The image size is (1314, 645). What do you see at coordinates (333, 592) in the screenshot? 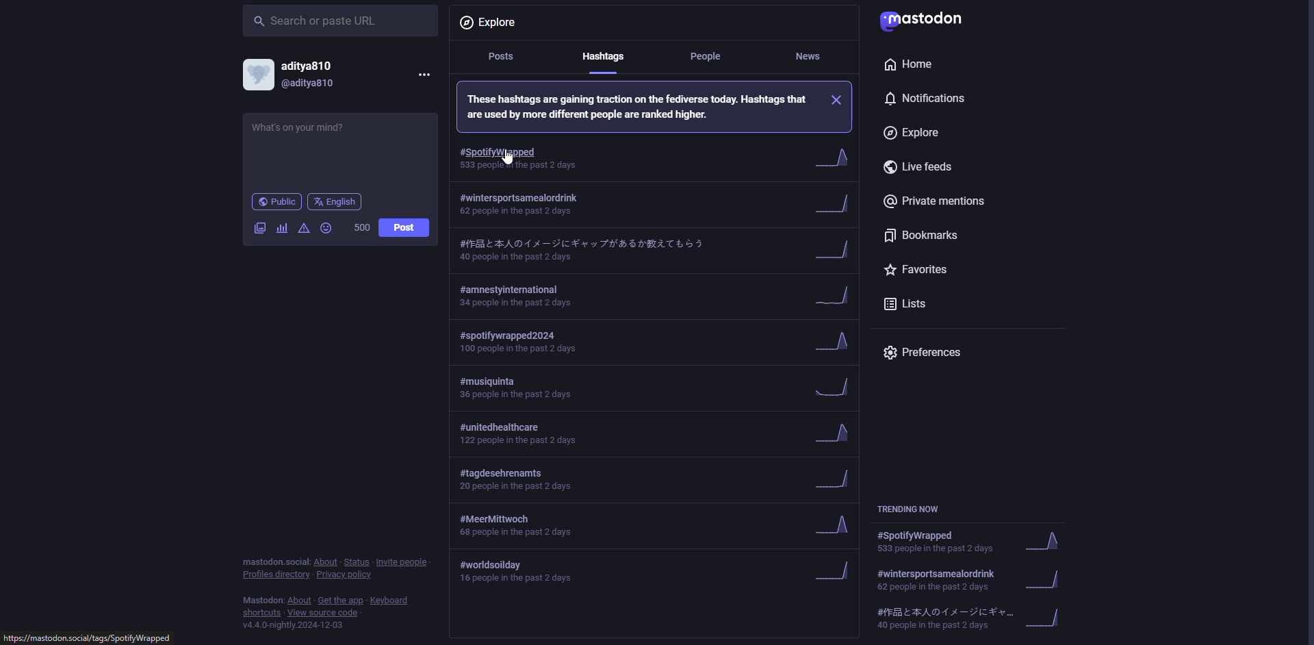
I see `info` at bounding box center [333, 592].